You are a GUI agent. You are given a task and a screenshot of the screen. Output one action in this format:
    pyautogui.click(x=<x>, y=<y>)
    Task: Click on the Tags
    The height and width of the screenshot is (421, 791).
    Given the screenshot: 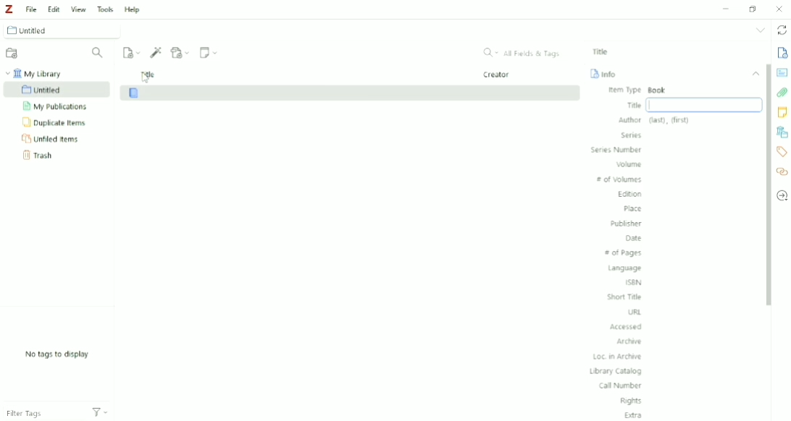 What is the action you would take?
    pyautogui.click(x=782, y=152)
    